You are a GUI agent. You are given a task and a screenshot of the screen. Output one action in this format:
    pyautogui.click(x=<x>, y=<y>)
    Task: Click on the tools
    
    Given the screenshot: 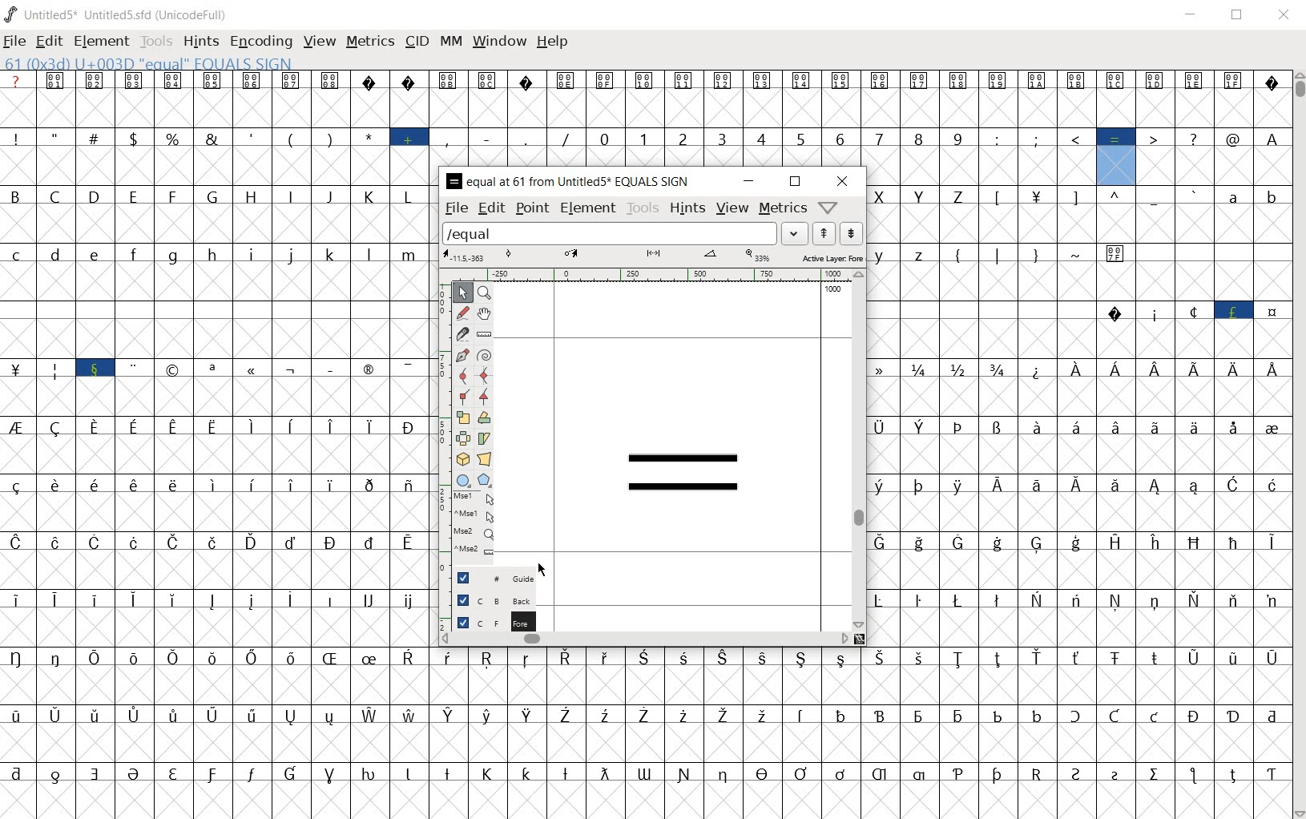 What is the action you would take?
    pyautogui.click(x=642, y=208)
    